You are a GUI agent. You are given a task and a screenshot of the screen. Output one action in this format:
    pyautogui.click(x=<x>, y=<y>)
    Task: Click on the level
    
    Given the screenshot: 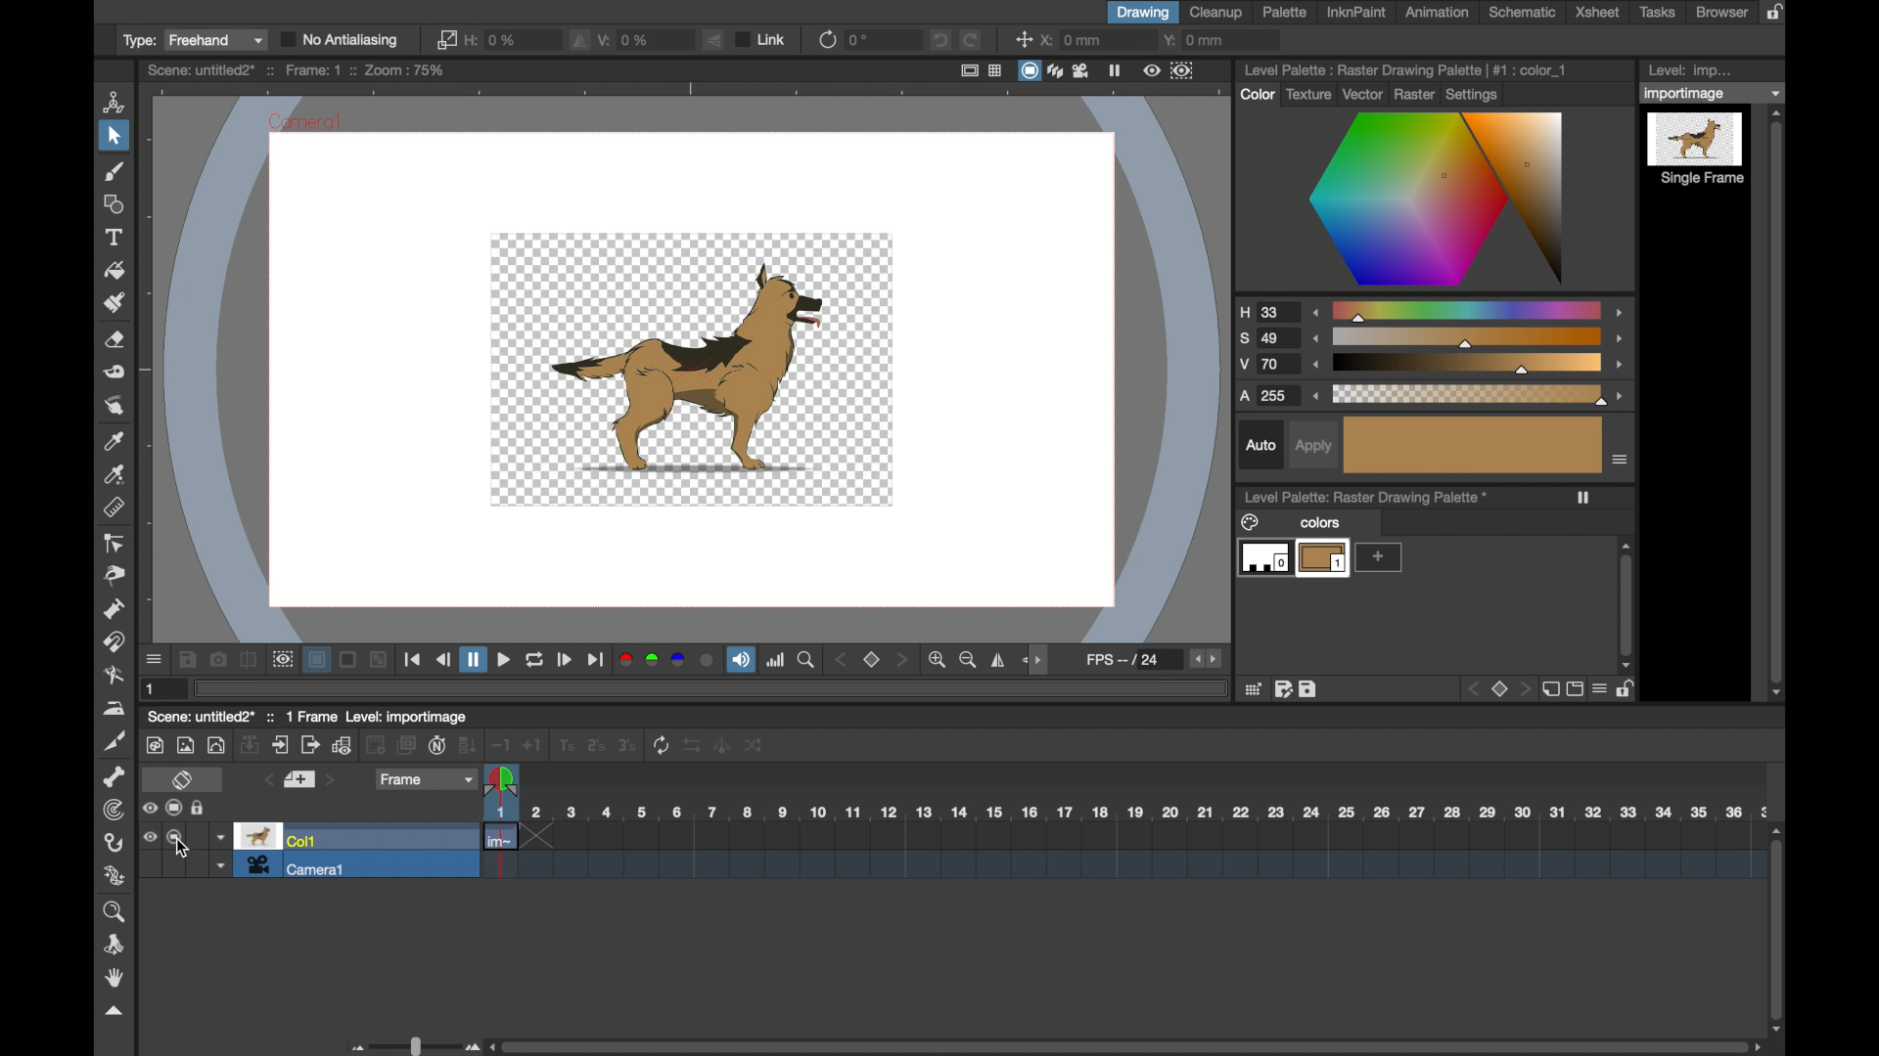 What is the action you would take?
    pyautogui.click(x=1262, y=560)
    